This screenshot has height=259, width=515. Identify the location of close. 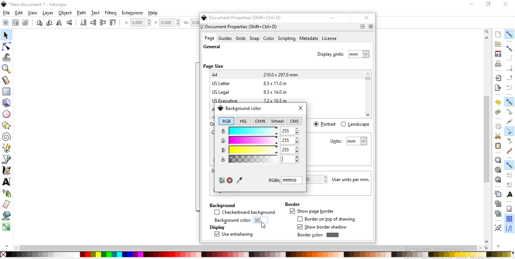
(368, 18).